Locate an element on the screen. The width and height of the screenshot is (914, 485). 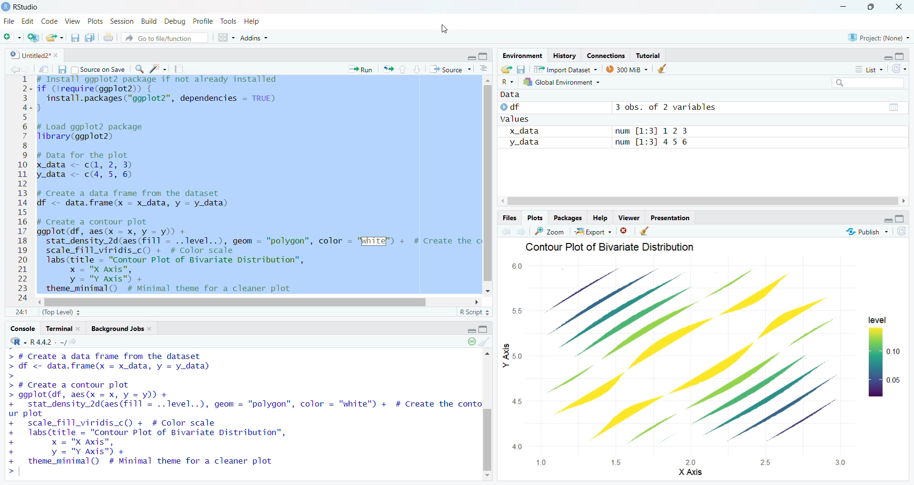
Plots is located at coordinates (96, 22).